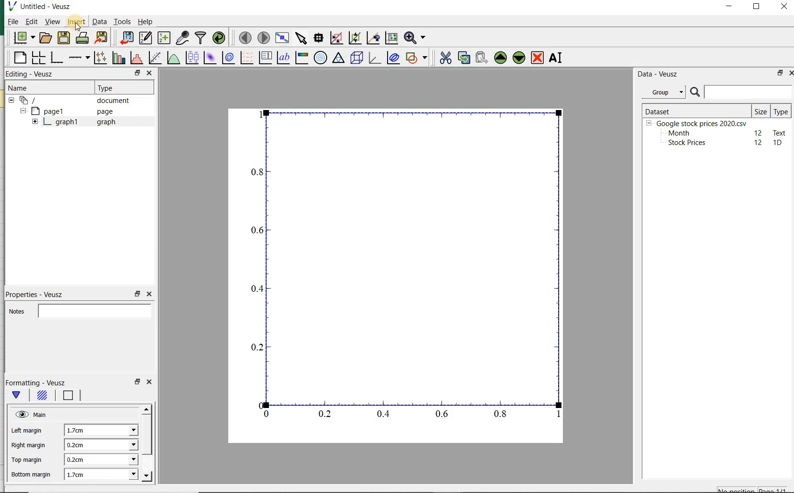 The image size is (794, 493). I want to click on reload linked datasets, so click(221, 38).